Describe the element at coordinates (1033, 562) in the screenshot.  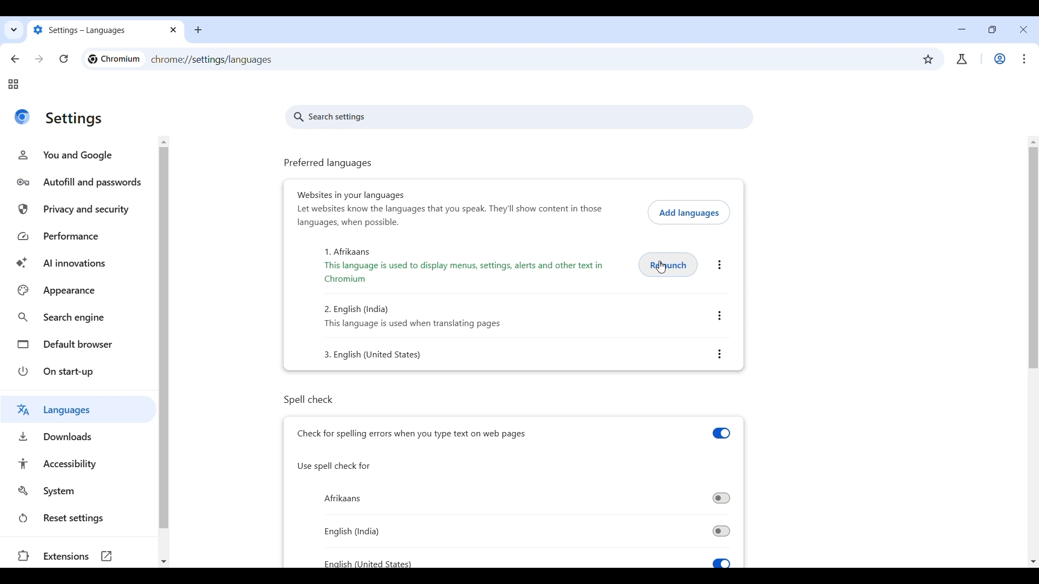
I see `Quick slide to bottom` at that location.